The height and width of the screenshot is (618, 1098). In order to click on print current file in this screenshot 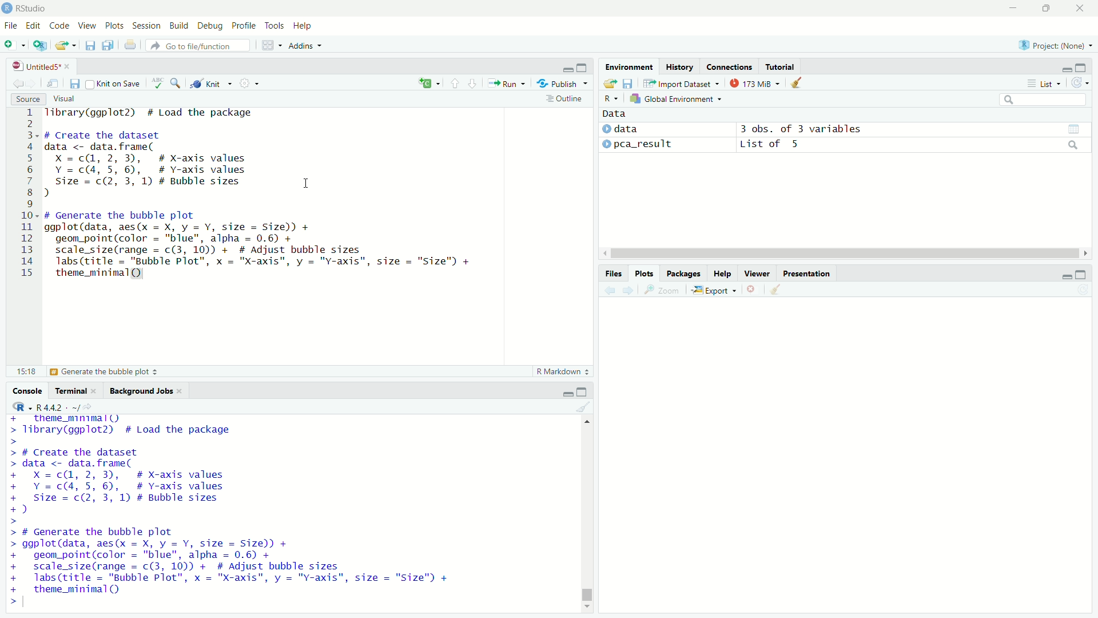, I will do `click(130, 45)`.